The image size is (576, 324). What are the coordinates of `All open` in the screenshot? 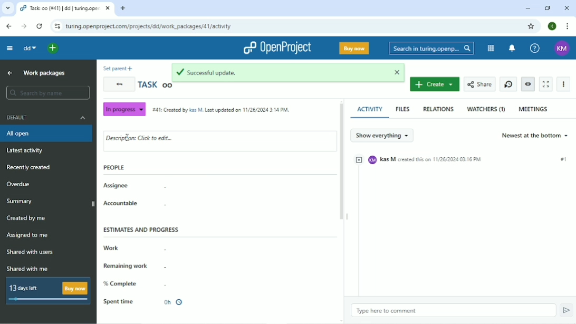 It's located at (46, 134).